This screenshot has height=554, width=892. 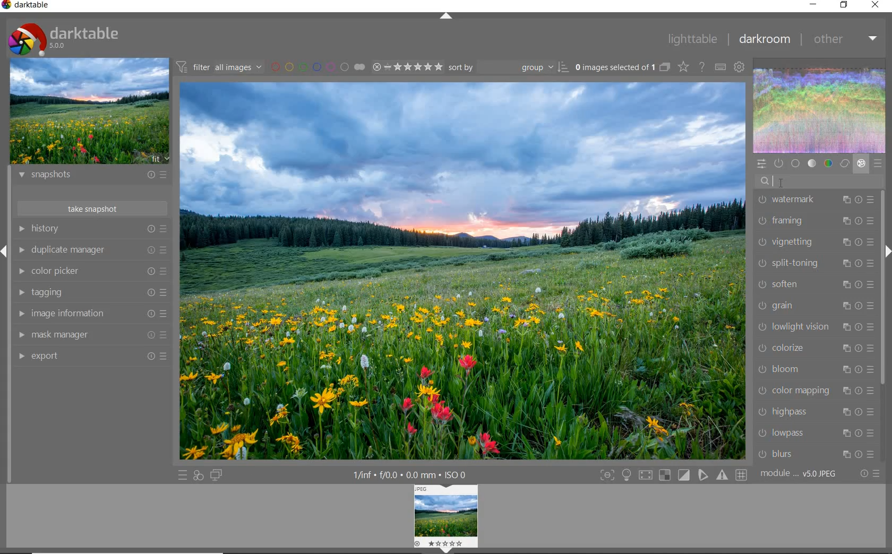 I want to click on module, so click(x=799, y=474).